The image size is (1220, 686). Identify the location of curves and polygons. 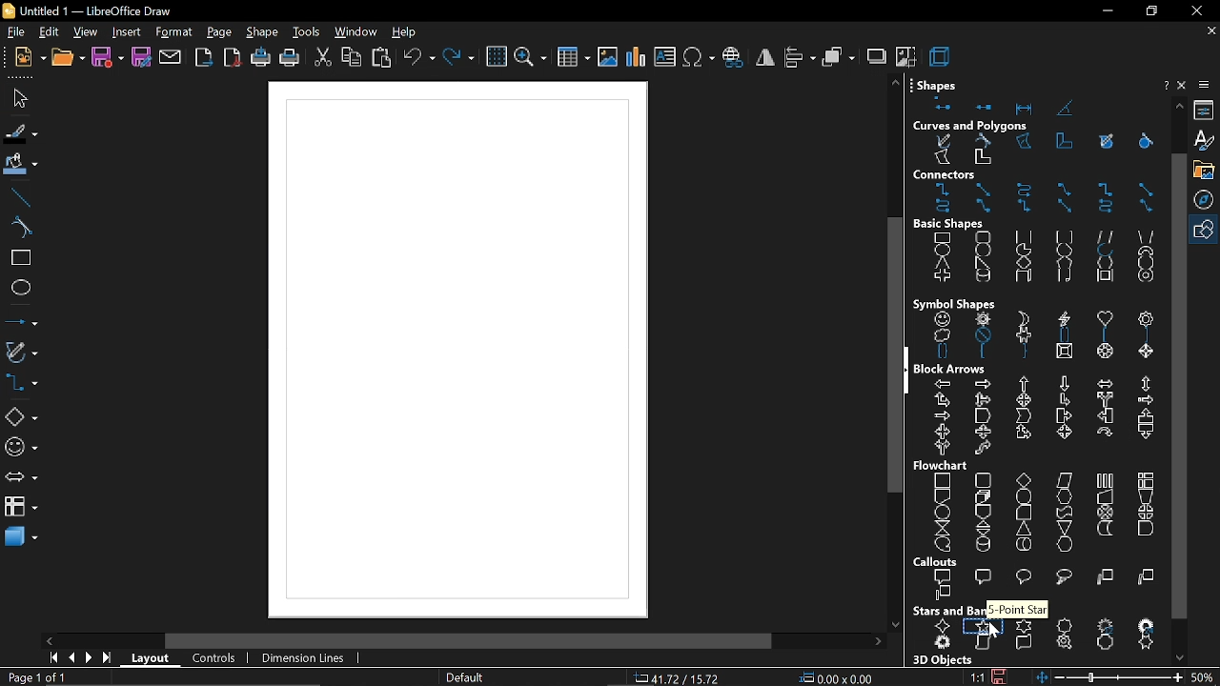
(1034, 150).